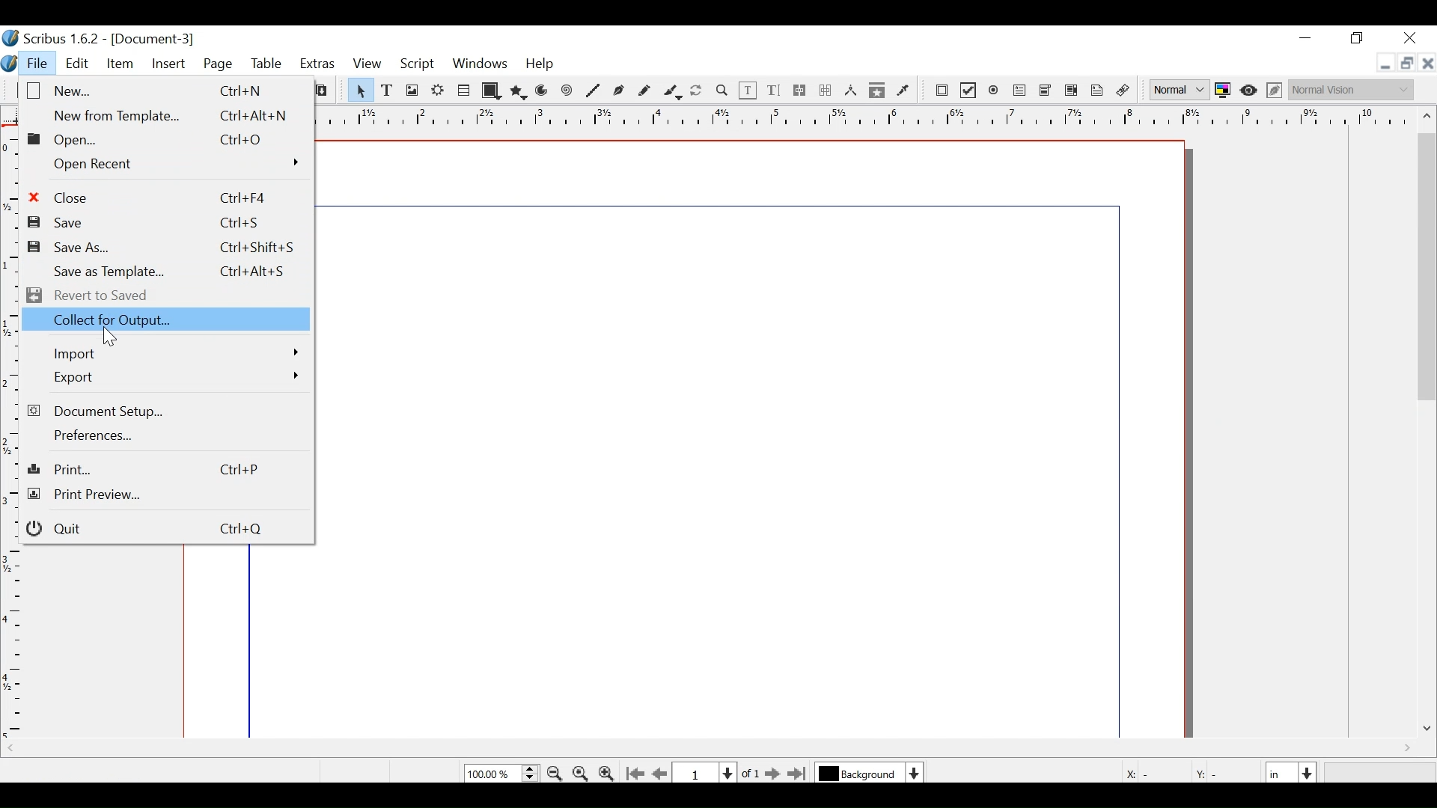 The height and width of the screenshot is (808, 1437). Describe the element at coordinates (174, 322) in the screenshot. I see `Collect for Output` at that location.